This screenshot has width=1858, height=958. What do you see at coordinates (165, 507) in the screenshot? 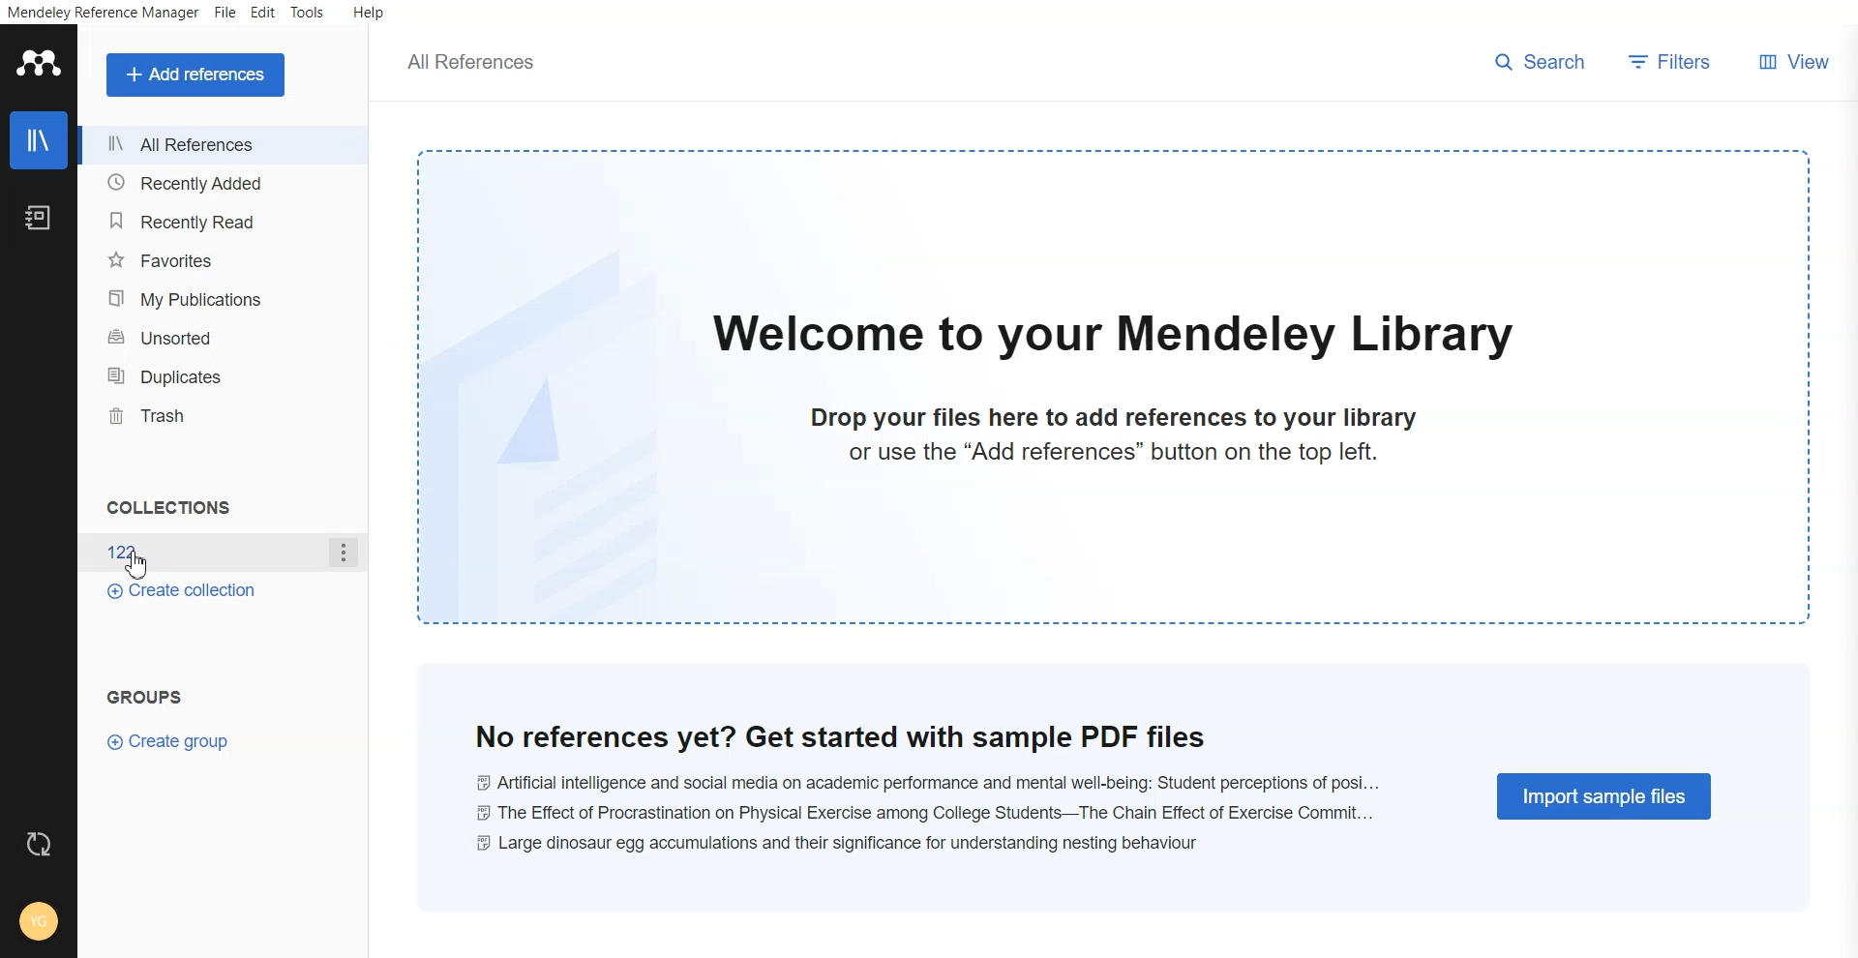
I see `Collections` at bounding box center [165, 507].